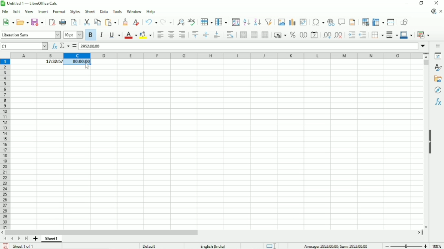  I want to click on Show draw functions, so click(404, 22).